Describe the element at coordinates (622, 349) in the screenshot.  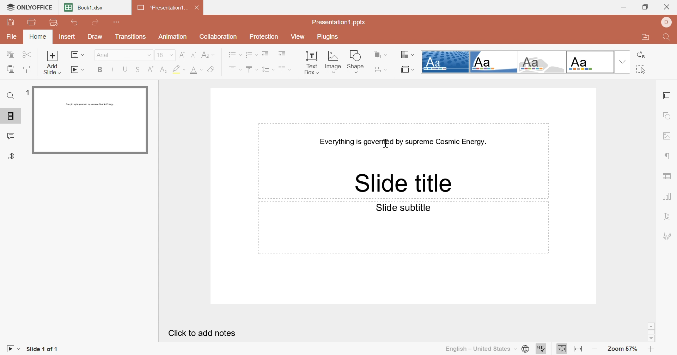
I see `Zoom 57%` at that location.